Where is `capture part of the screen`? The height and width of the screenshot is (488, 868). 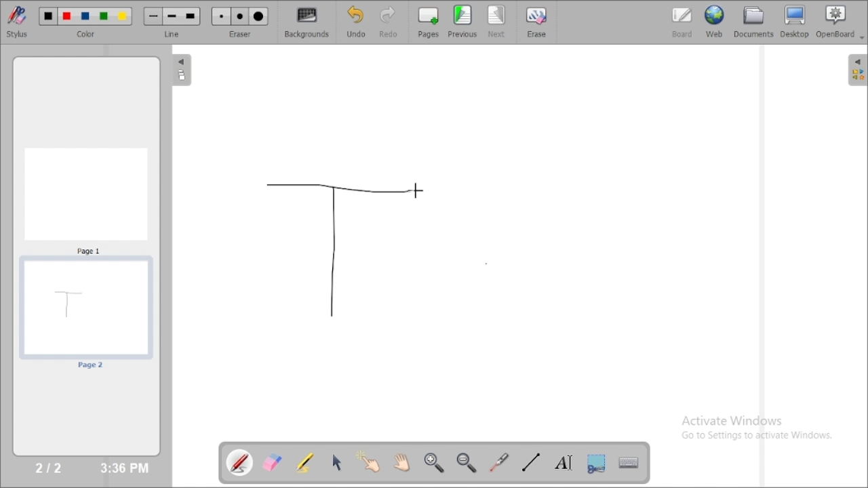 capture part of the screen is located at coordinates (596, 463).